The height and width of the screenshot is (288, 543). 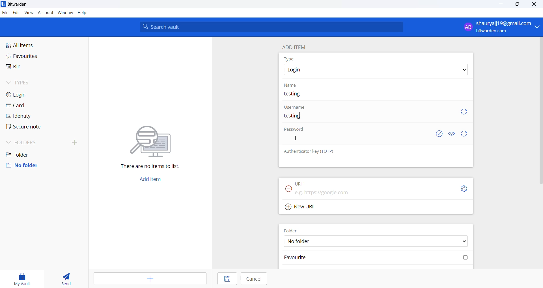 I want to click on minimize, so click(x=501, y=4).